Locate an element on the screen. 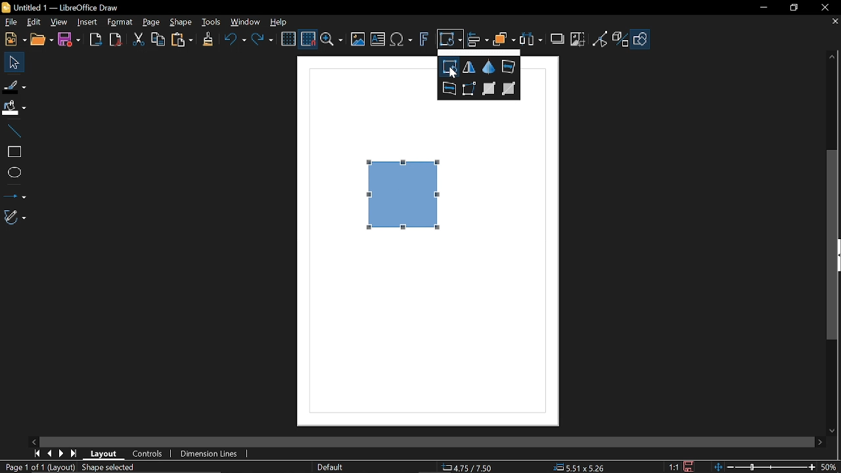 Image resolution: width=841 pixels, height=473 pixels. Shape is located at coordinates (180, 22).